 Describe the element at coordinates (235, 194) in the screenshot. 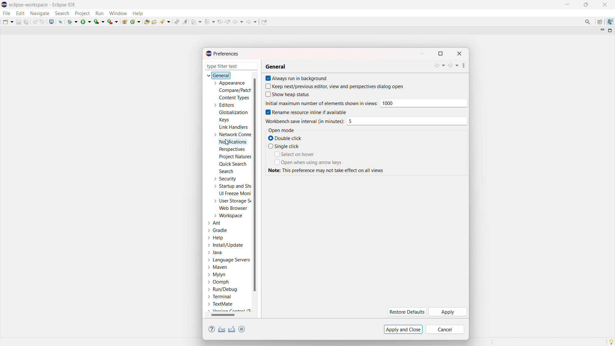

I see `UI freeze monitoring` at that location.